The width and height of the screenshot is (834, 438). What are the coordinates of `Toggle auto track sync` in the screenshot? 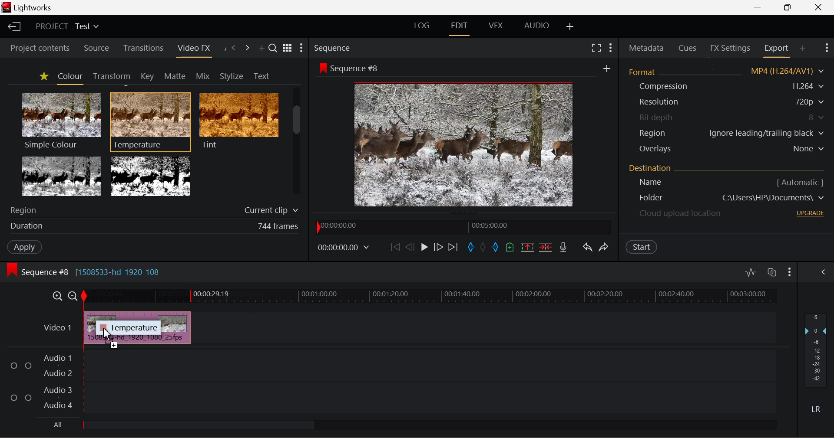 It's located at (772, 272).